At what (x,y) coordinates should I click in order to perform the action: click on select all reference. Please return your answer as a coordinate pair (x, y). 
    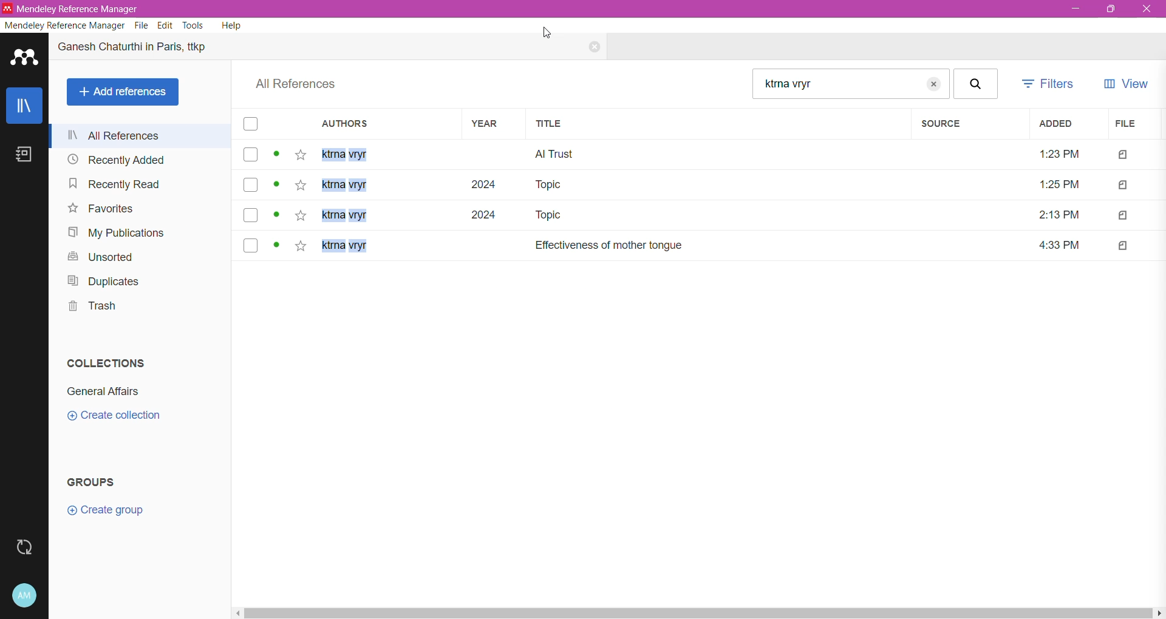
    Looking at the image, I should click on (253, 124).